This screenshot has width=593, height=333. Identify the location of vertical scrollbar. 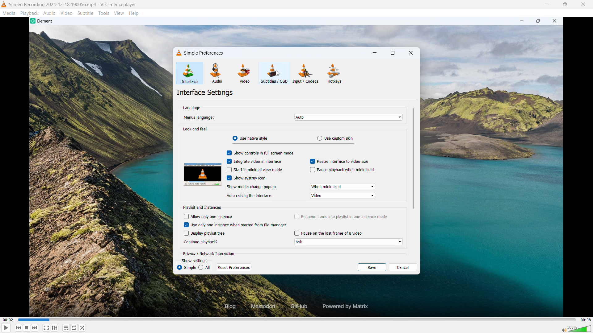
(413, 159).